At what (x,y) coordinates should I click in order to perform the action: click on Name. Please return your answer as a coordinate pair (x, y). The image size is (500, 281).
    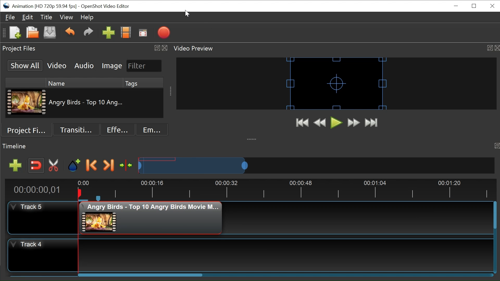
    Looking at the image, I should click on (84, 83).